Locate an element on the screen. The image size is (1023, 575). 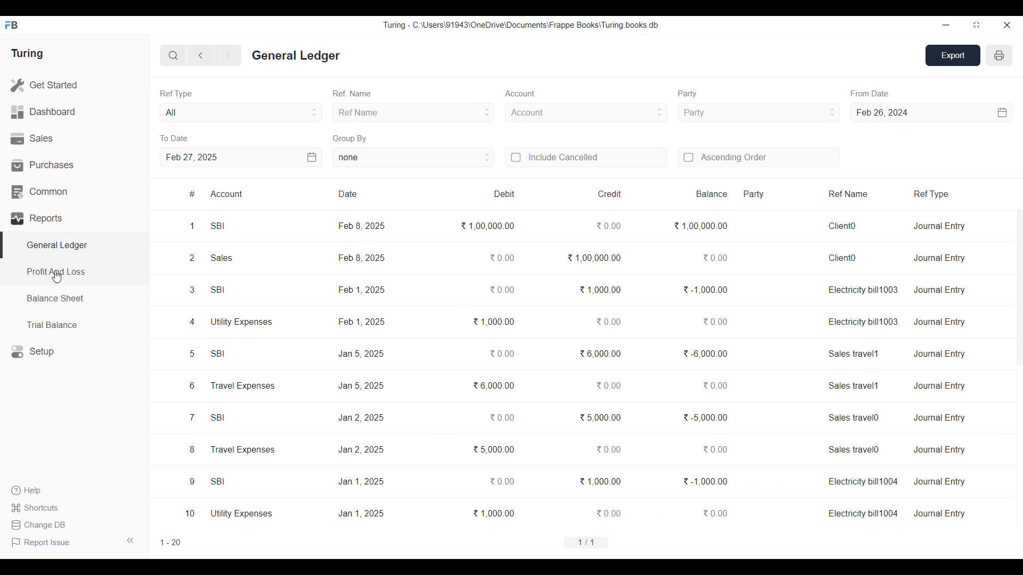
Journal Entry is located at coordinates (939, 258).